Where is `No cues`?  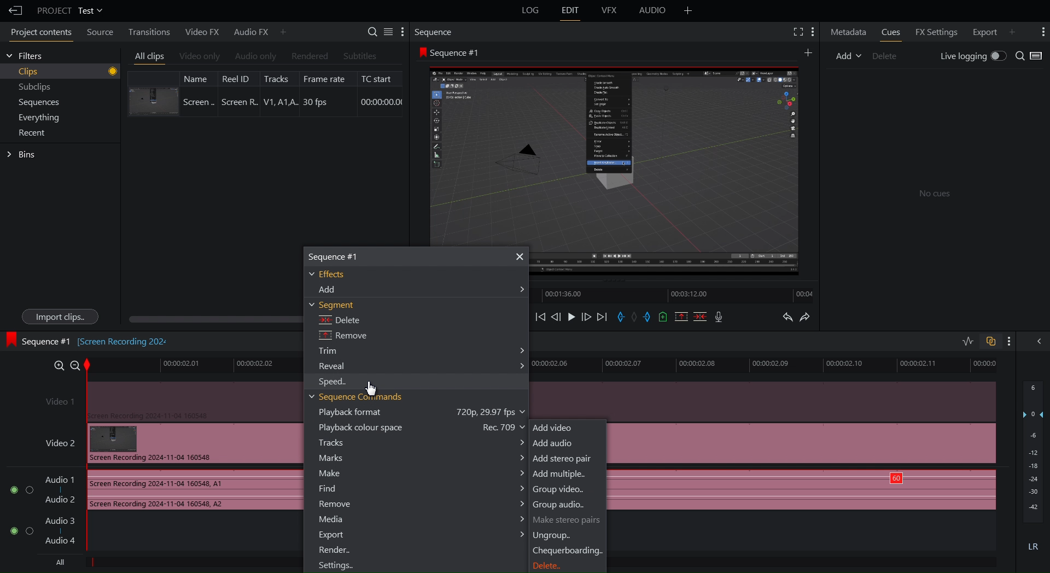 No cues is located at coordinates (935, 195).